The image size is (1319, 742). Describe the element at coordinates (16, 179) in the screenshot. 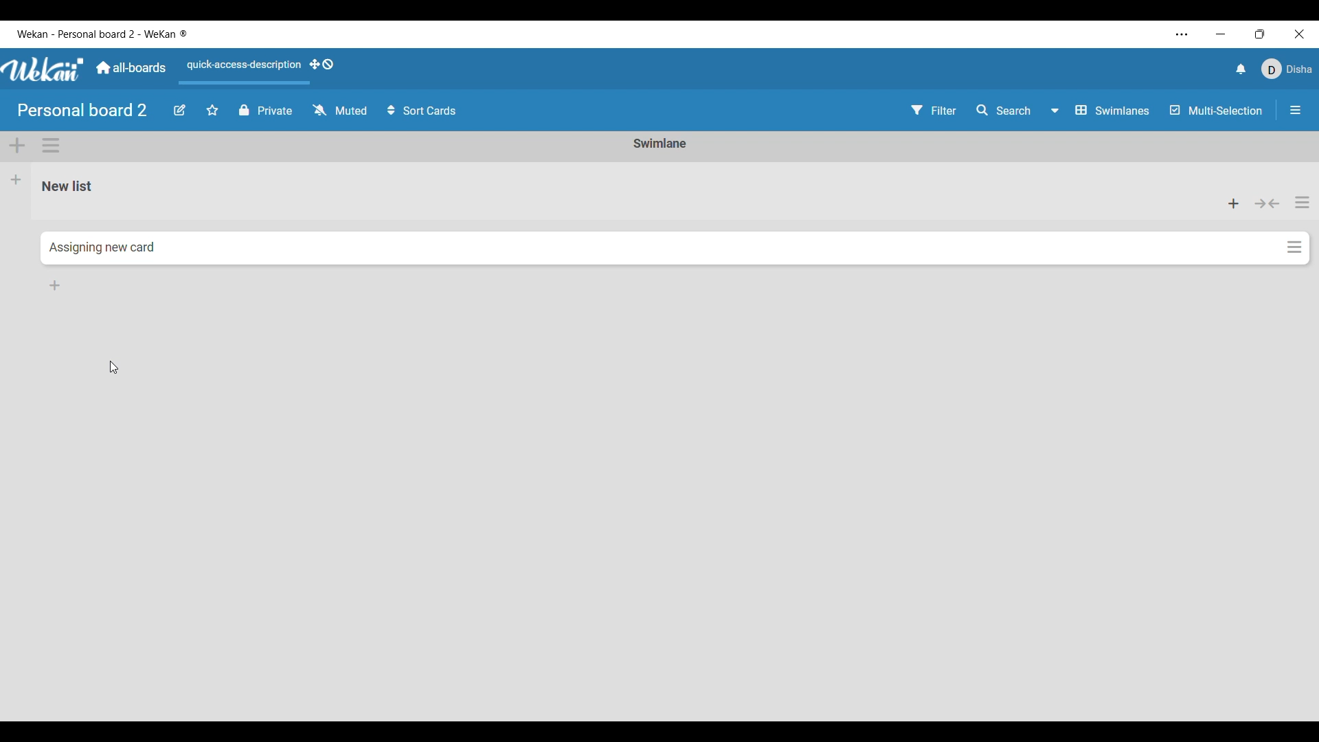

I see `Add list` at that location.